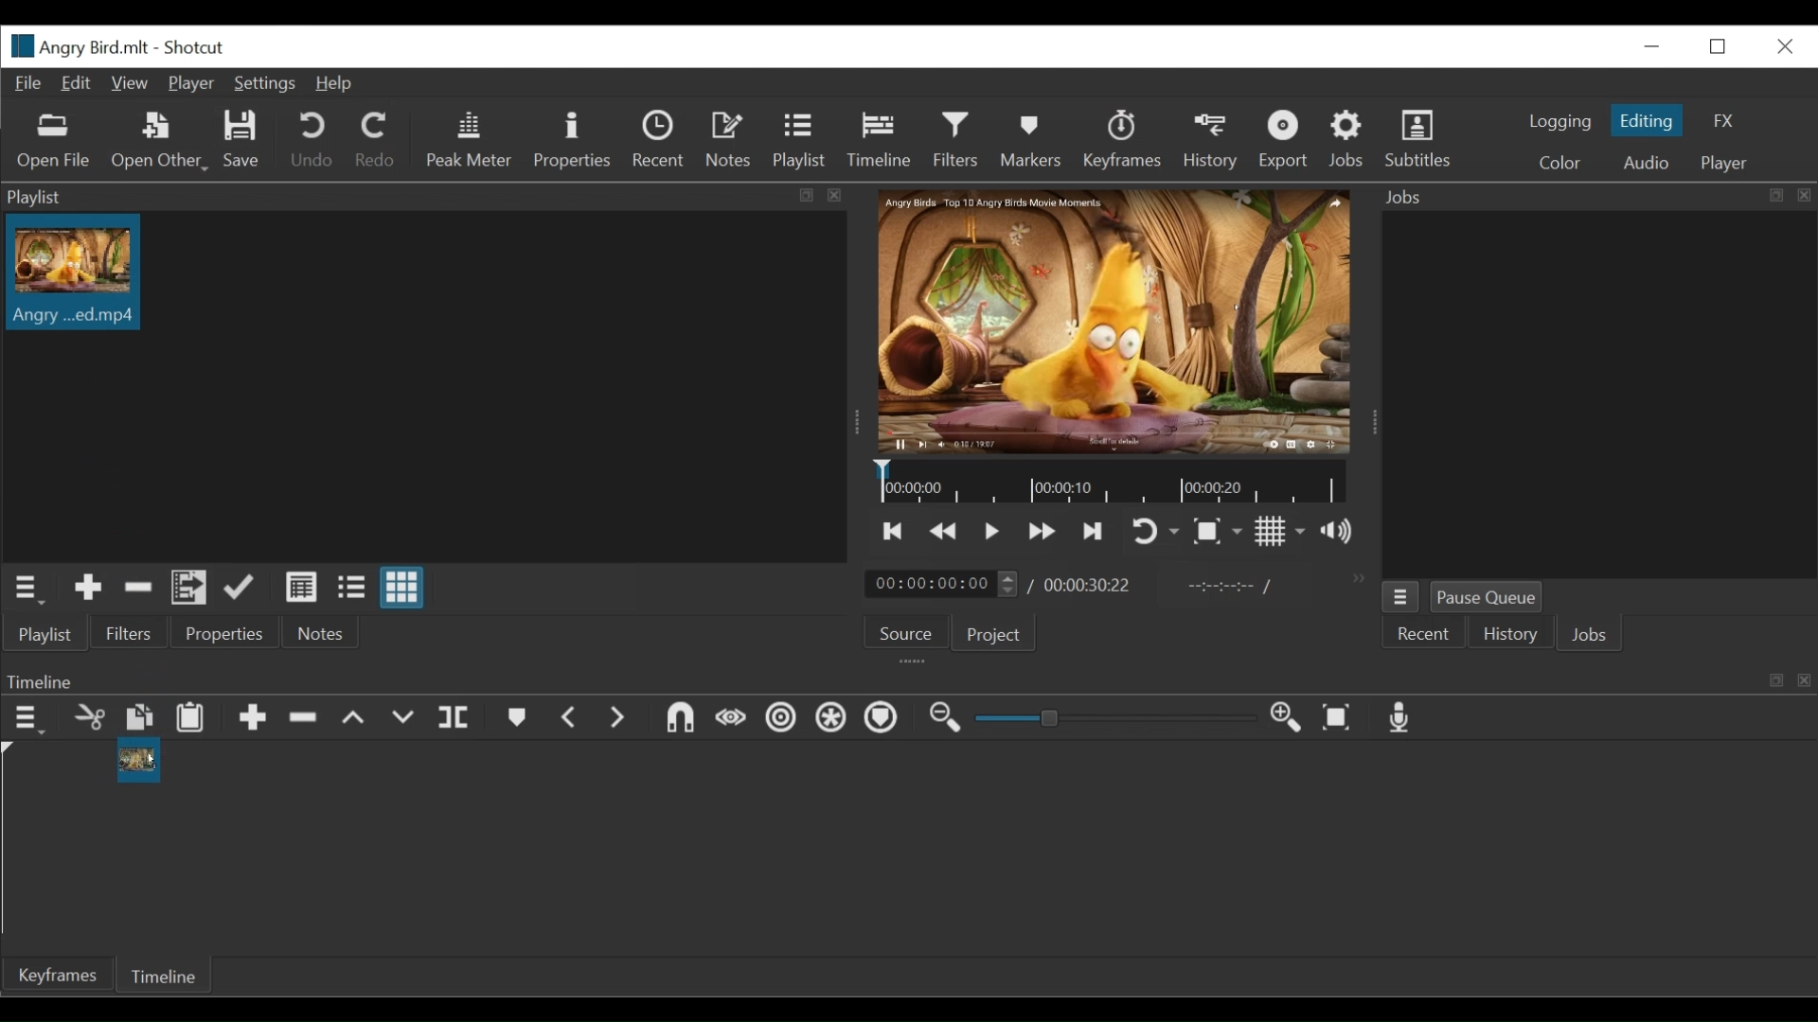  Describe the element at coordinates (731, 140) in the screenshot. I see `Notes` at that location.